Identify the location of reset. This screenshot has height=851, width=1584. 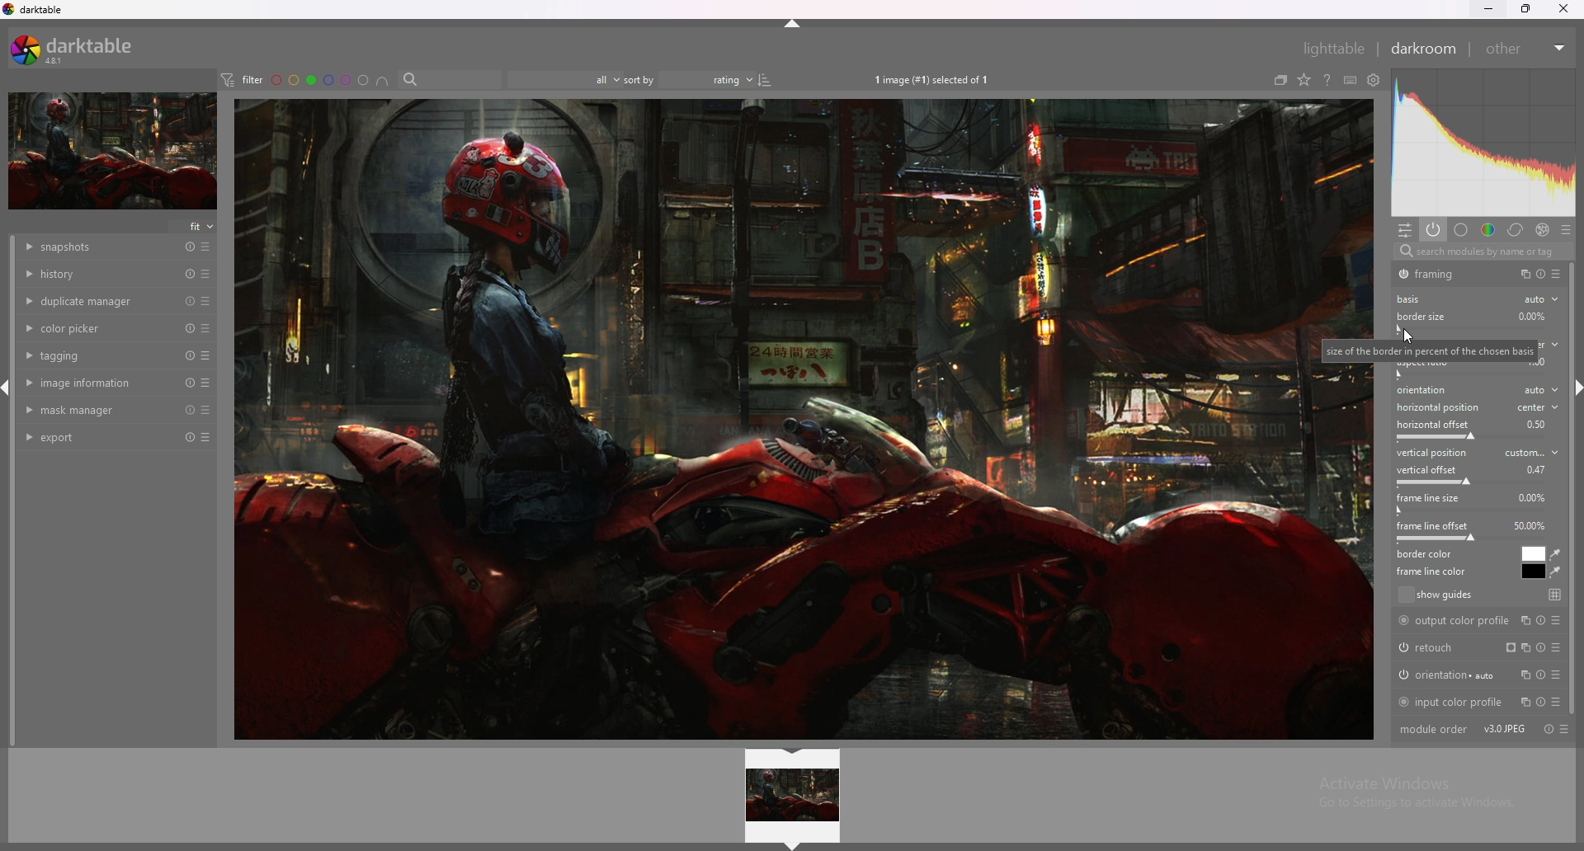
(190, 410).